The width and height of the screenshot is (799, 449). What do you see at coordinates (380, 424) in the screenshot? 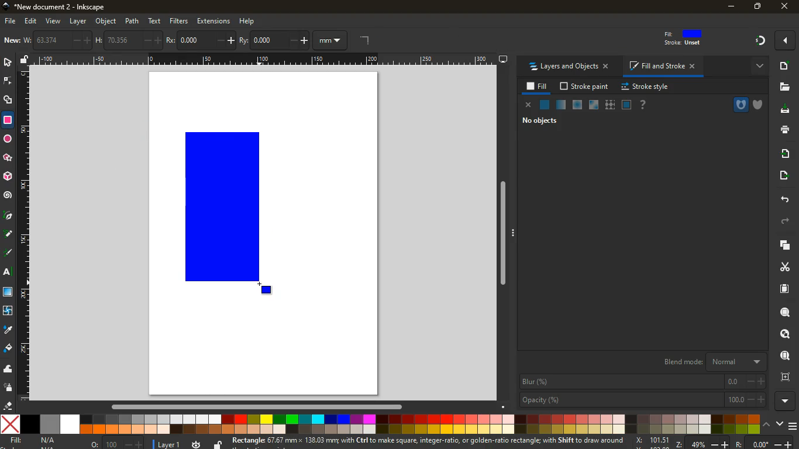
I see `colors` at bounding box center [380, 424].